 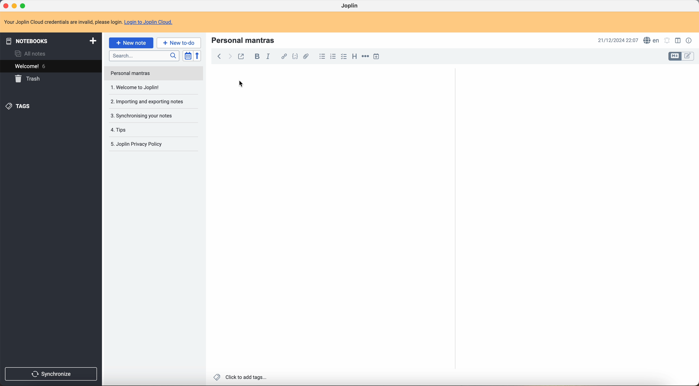 What do you see at coordinates (574, 205) in the screenshot?
I see `body text` at bounding box center [574, 205].